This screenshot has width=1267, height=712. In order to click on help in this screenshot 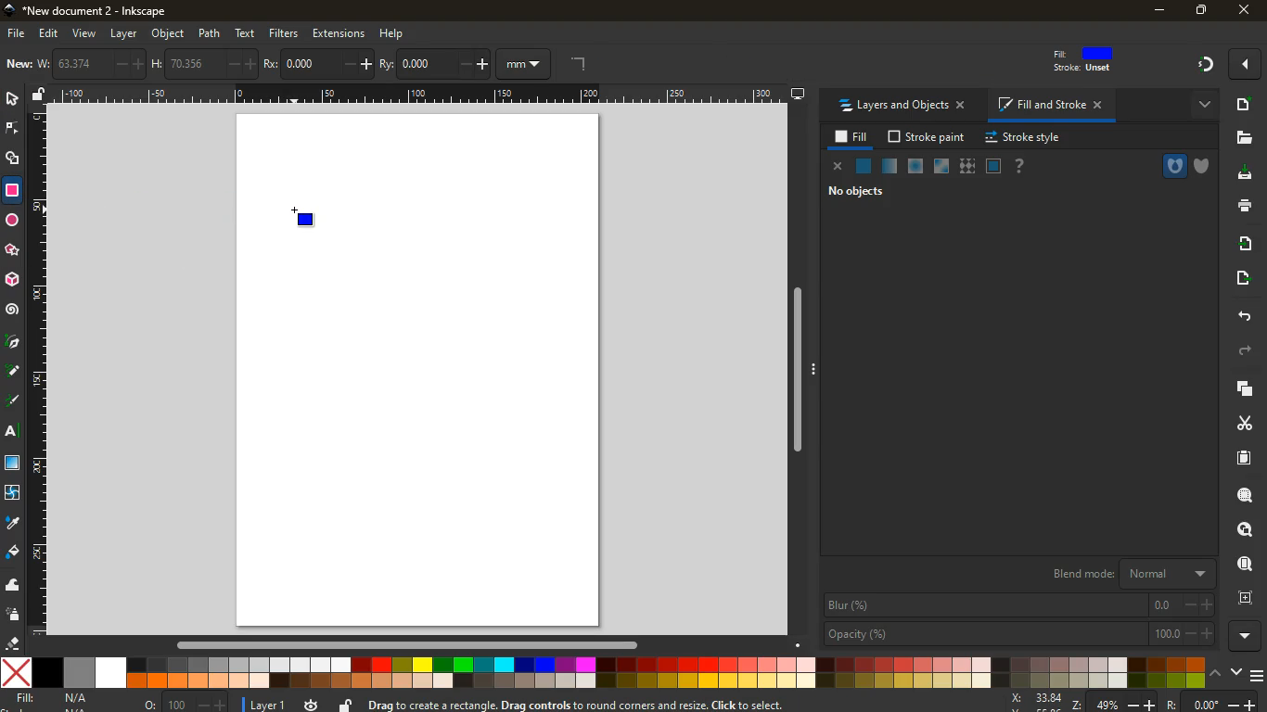, I will do `click(393, 34)`.